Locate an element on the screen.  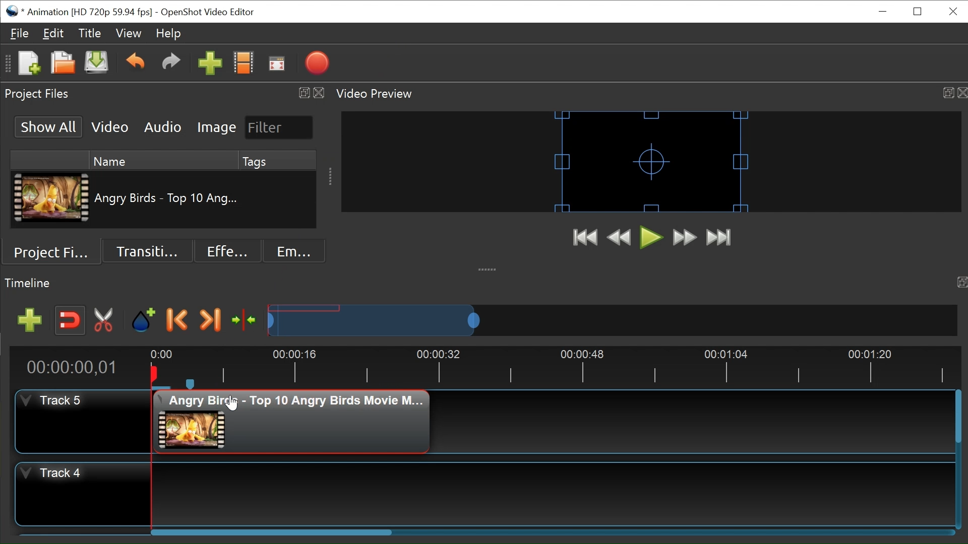
Show All is located at coordinates (47, 127).